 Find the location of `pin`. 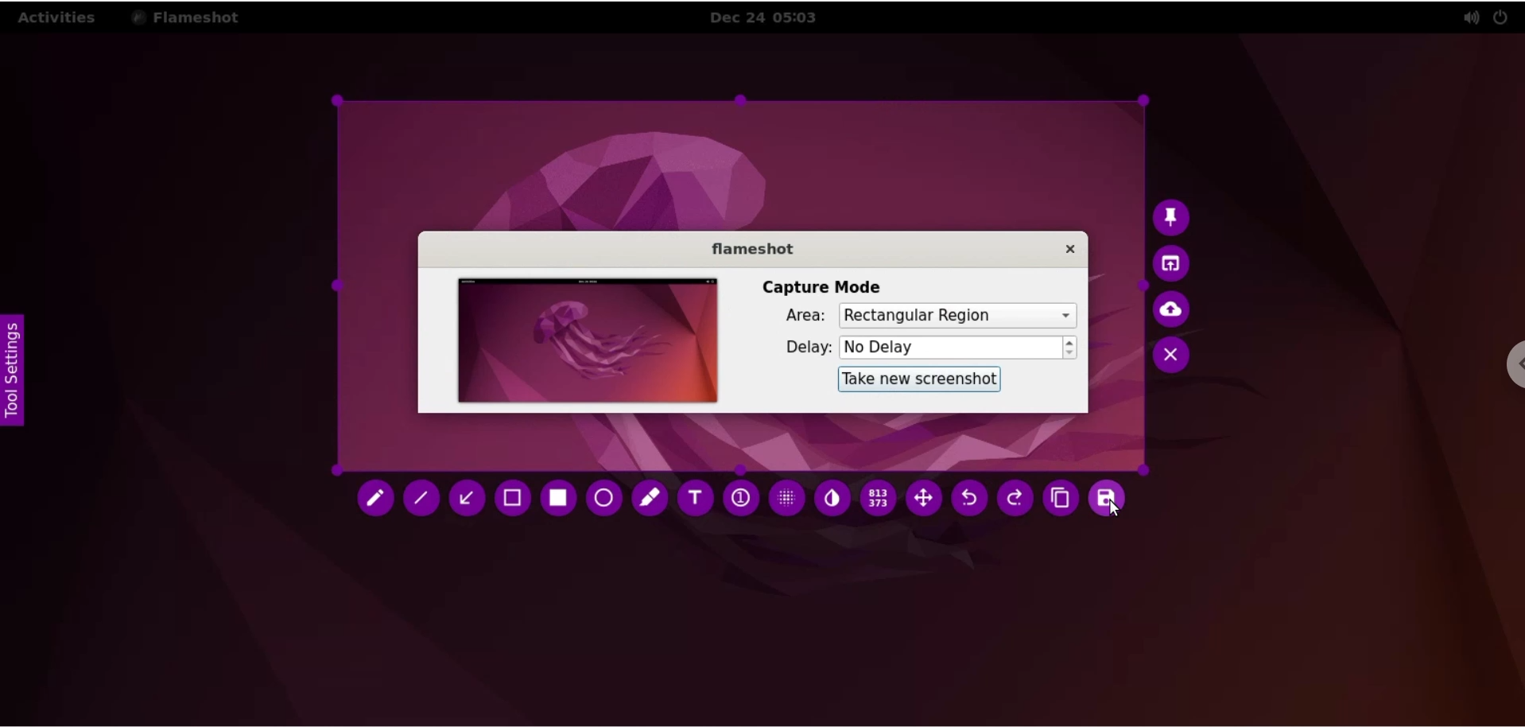

pin is located at coordinates (1176, 218).